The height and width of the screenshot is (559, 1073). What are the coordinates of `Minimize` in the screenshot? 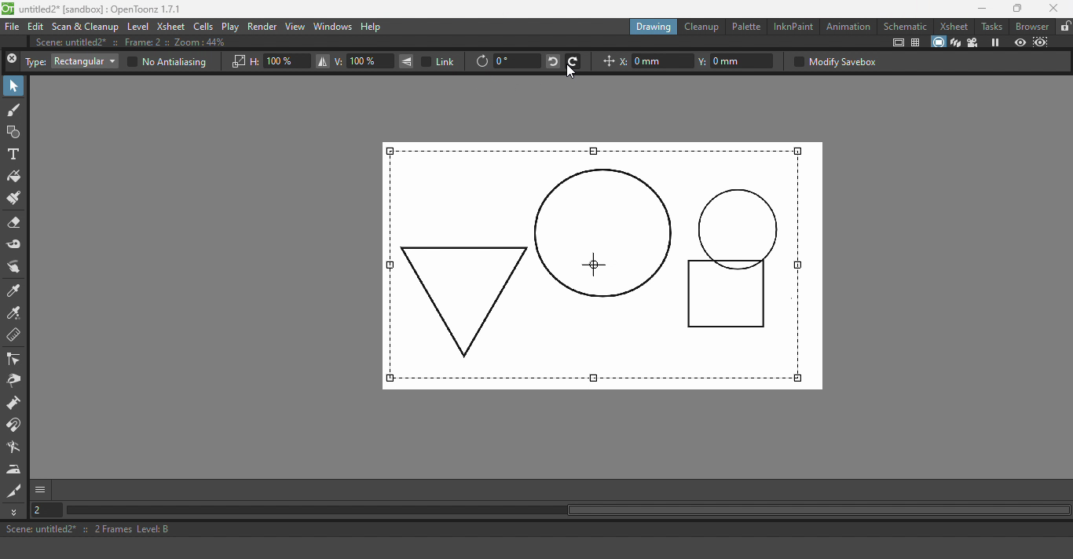 It's located at (976, 9).